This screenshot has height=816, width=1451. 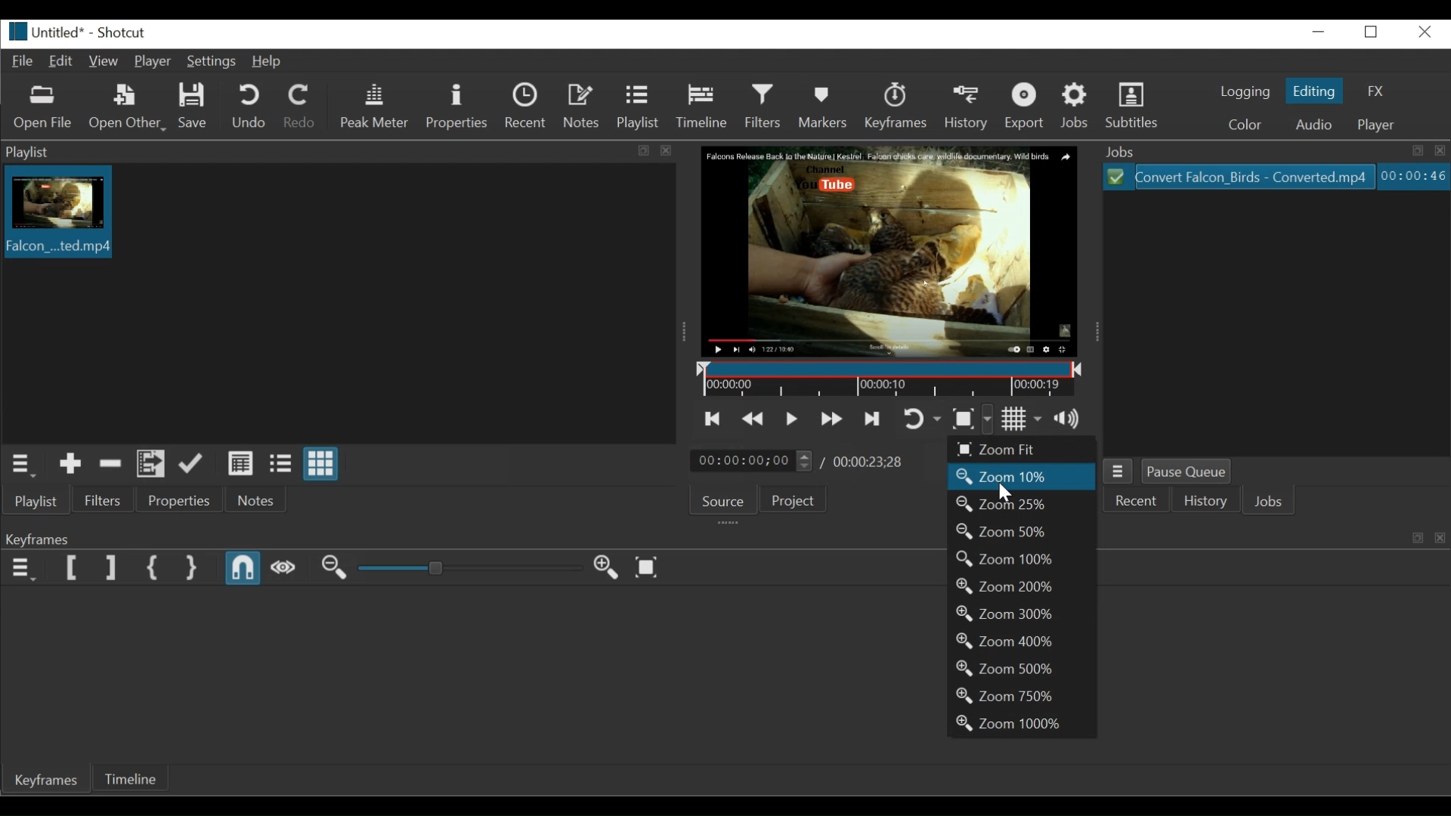 What do you see at coordinates (1245, 125) in the screenshot?
I see `Color` at bounding box center [1245, 125].